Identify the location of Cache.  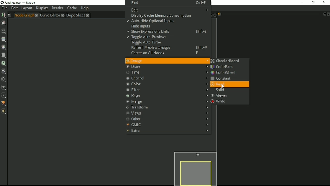
(72, 8).